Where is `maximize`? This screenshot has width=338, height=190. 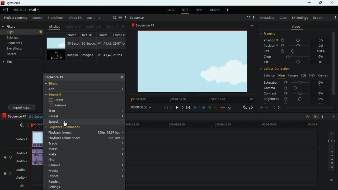
maximize is located at coordinates (320, 3).